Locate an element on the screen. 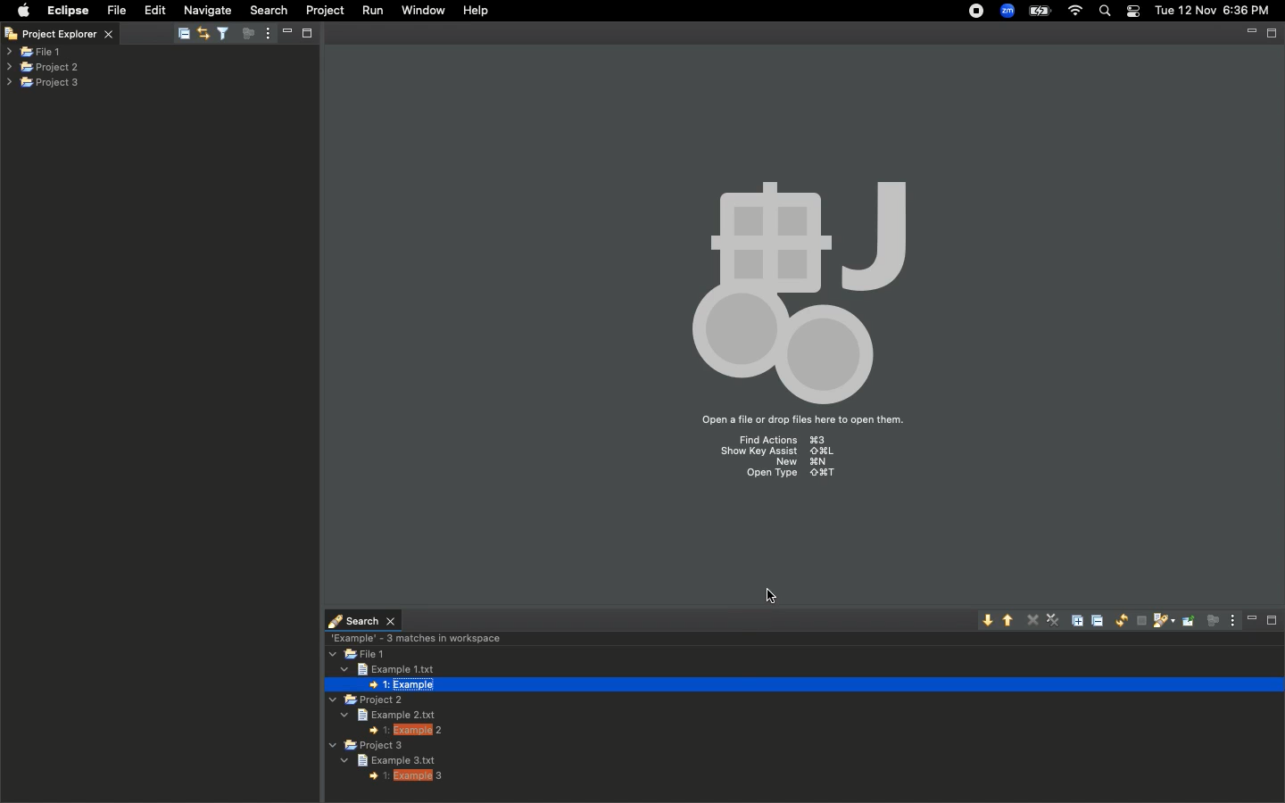  Maximize is located at coordinates (1273, 620).